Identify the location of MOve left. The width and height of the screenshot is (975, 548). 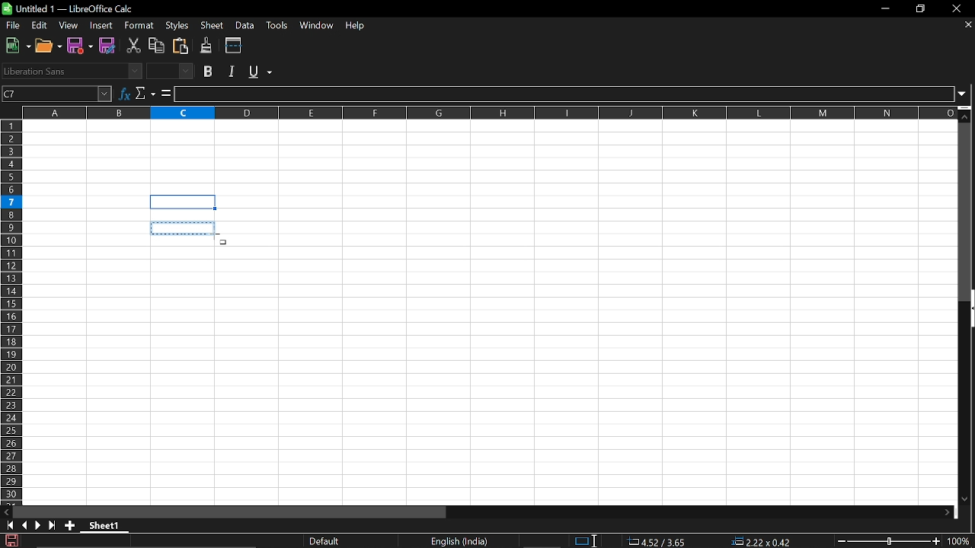
(6, 512).